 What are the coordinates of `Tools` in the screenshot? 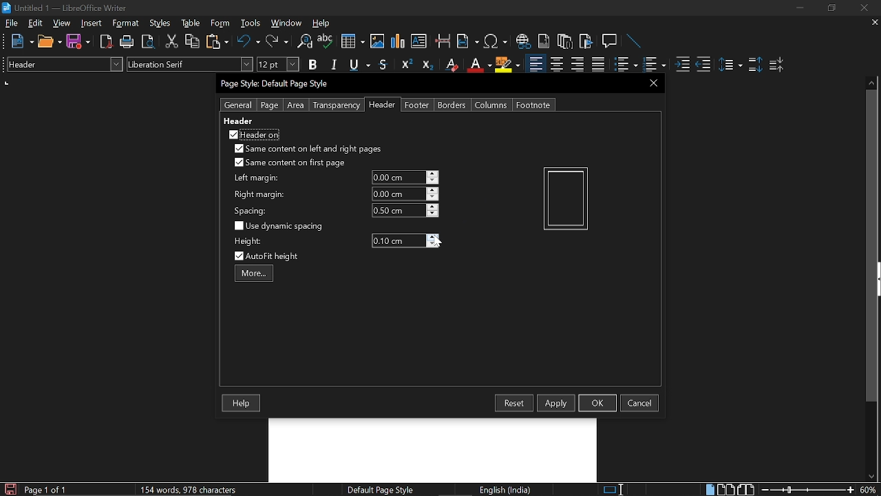 It's located at (251, 23).